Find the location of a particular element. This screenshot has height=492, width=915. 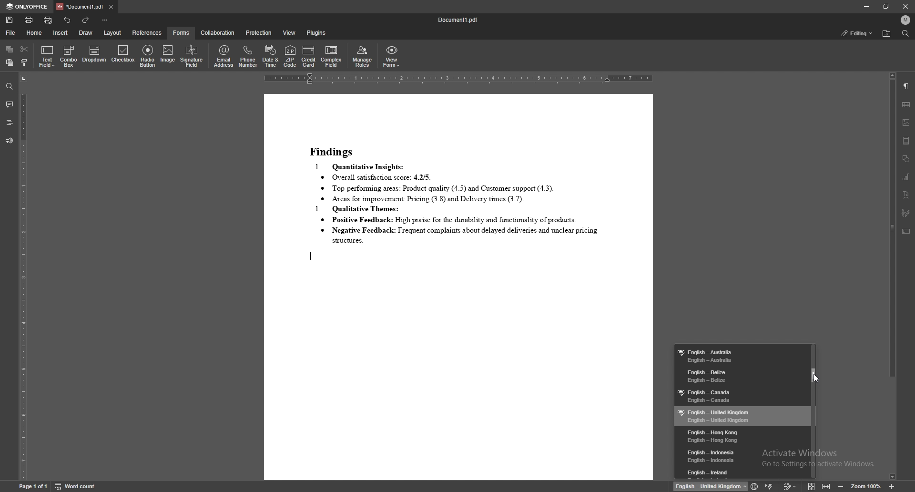

language is located at coordinates (742, 472).